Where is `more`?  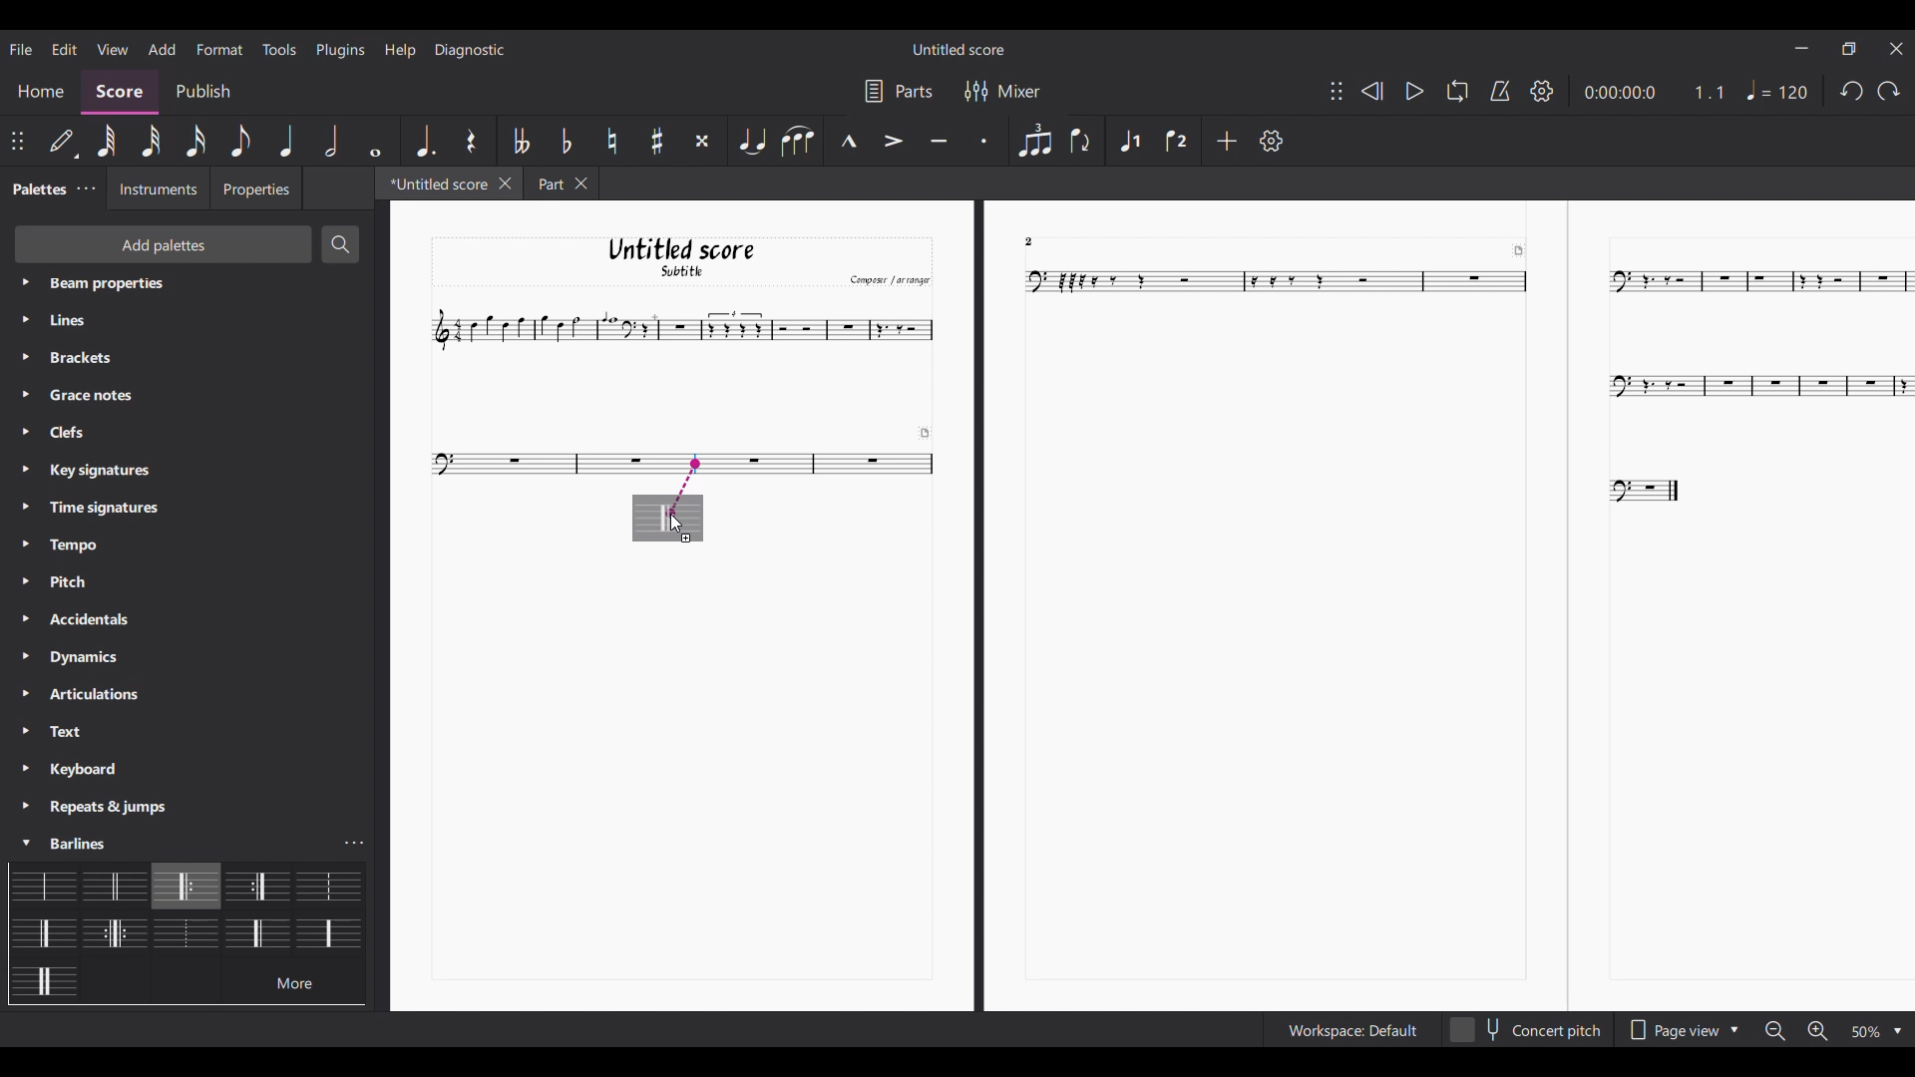 more is located at coordinates (294, 982).